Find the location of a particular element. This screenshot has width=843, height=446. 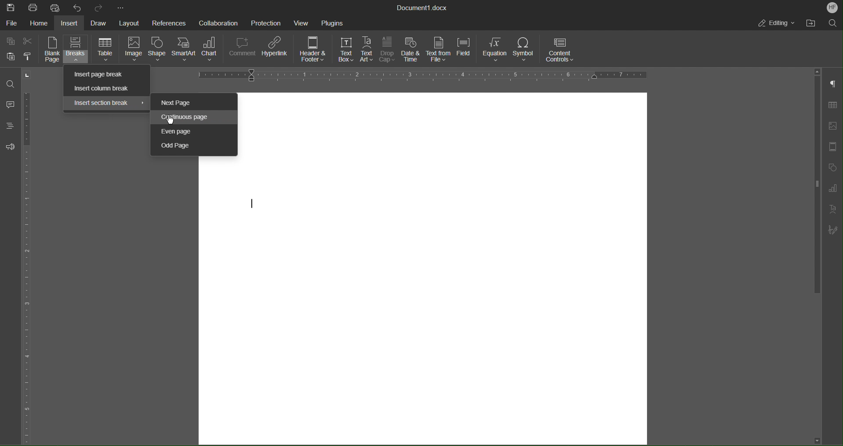

Graphs is located at coordinates (832, 189).